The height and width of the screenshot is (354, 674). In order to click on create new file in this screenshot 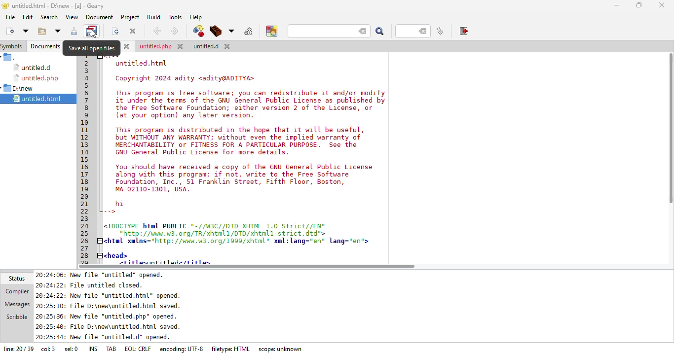, I will do `click(25, 31)`.